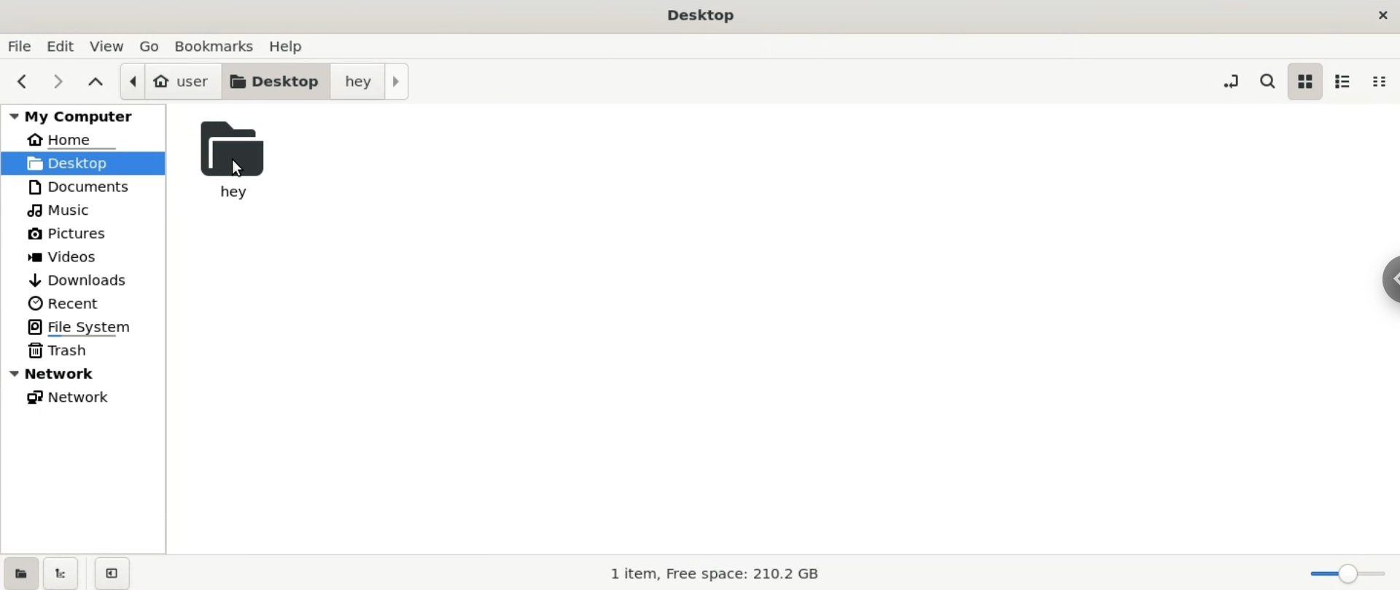  I want to click on view, so click(107, 46).